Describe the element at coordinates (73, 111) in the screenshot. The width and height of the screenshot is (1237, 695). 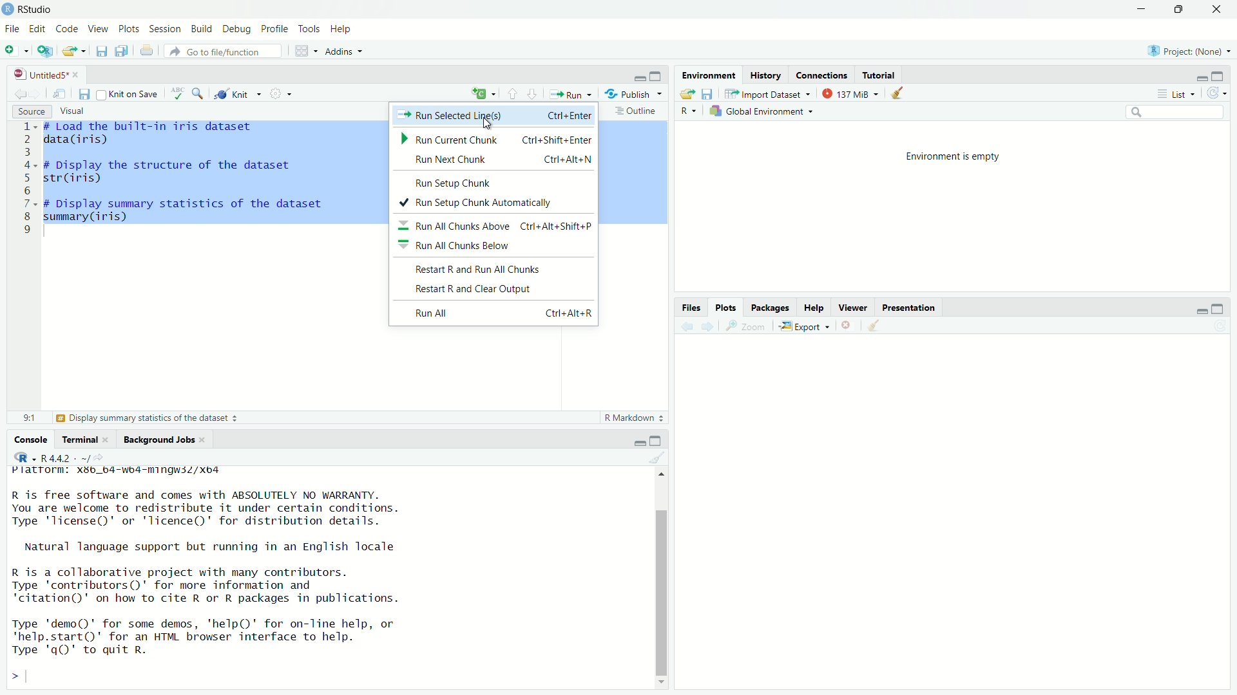
I see `Visual` at that location.